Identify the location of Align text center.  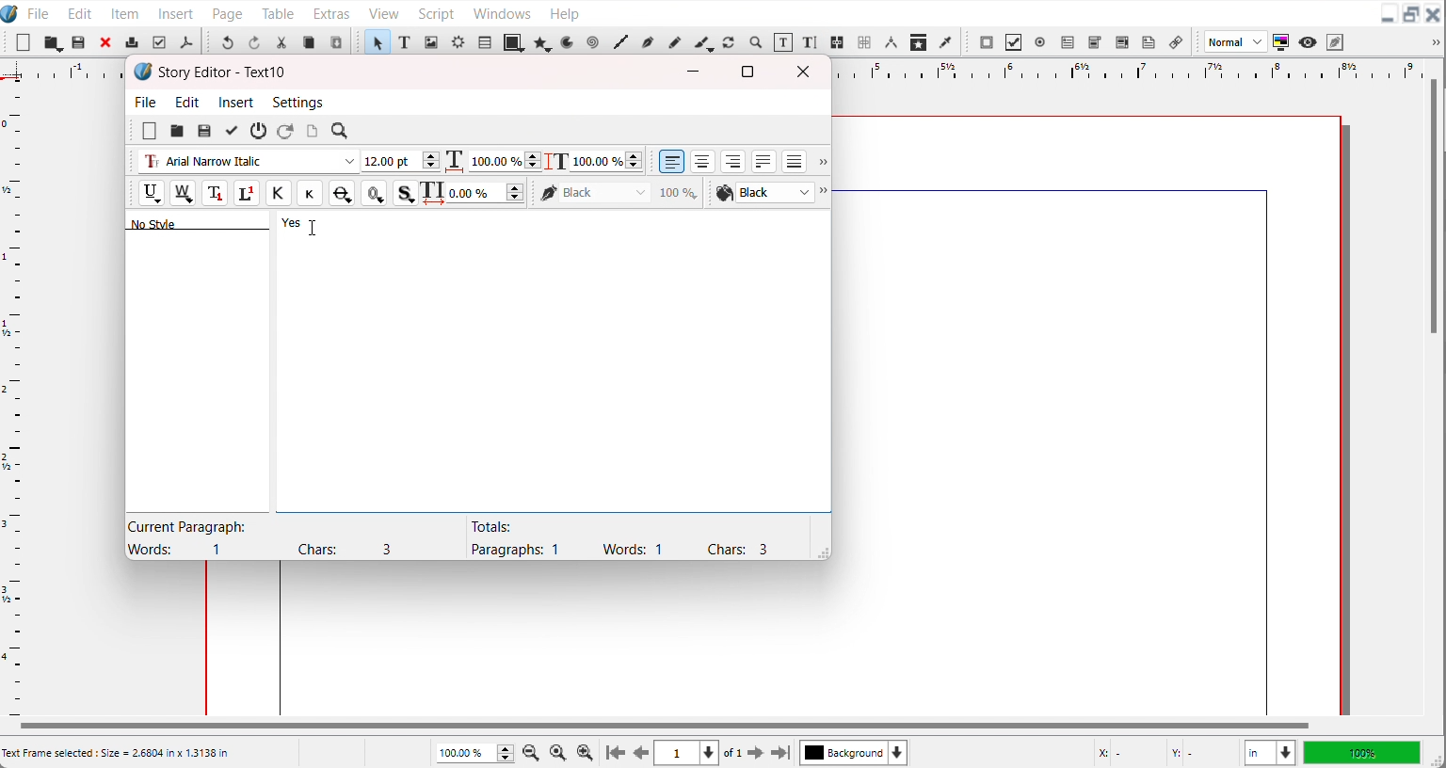
(703, 161).